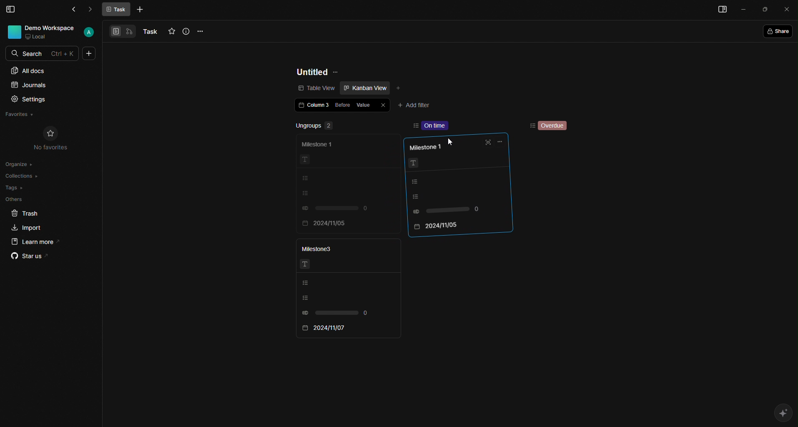  I want to click on Untitled, so click(313, 70).